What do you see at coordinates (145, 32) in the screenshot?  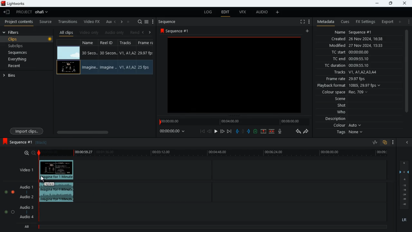 I see `left` at bounding box center [145, 32].